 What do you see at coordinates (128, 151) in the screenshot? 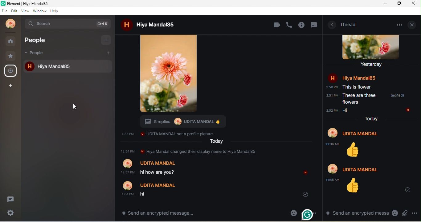
I see `12:57 PM` at bounding box center [128, 151].